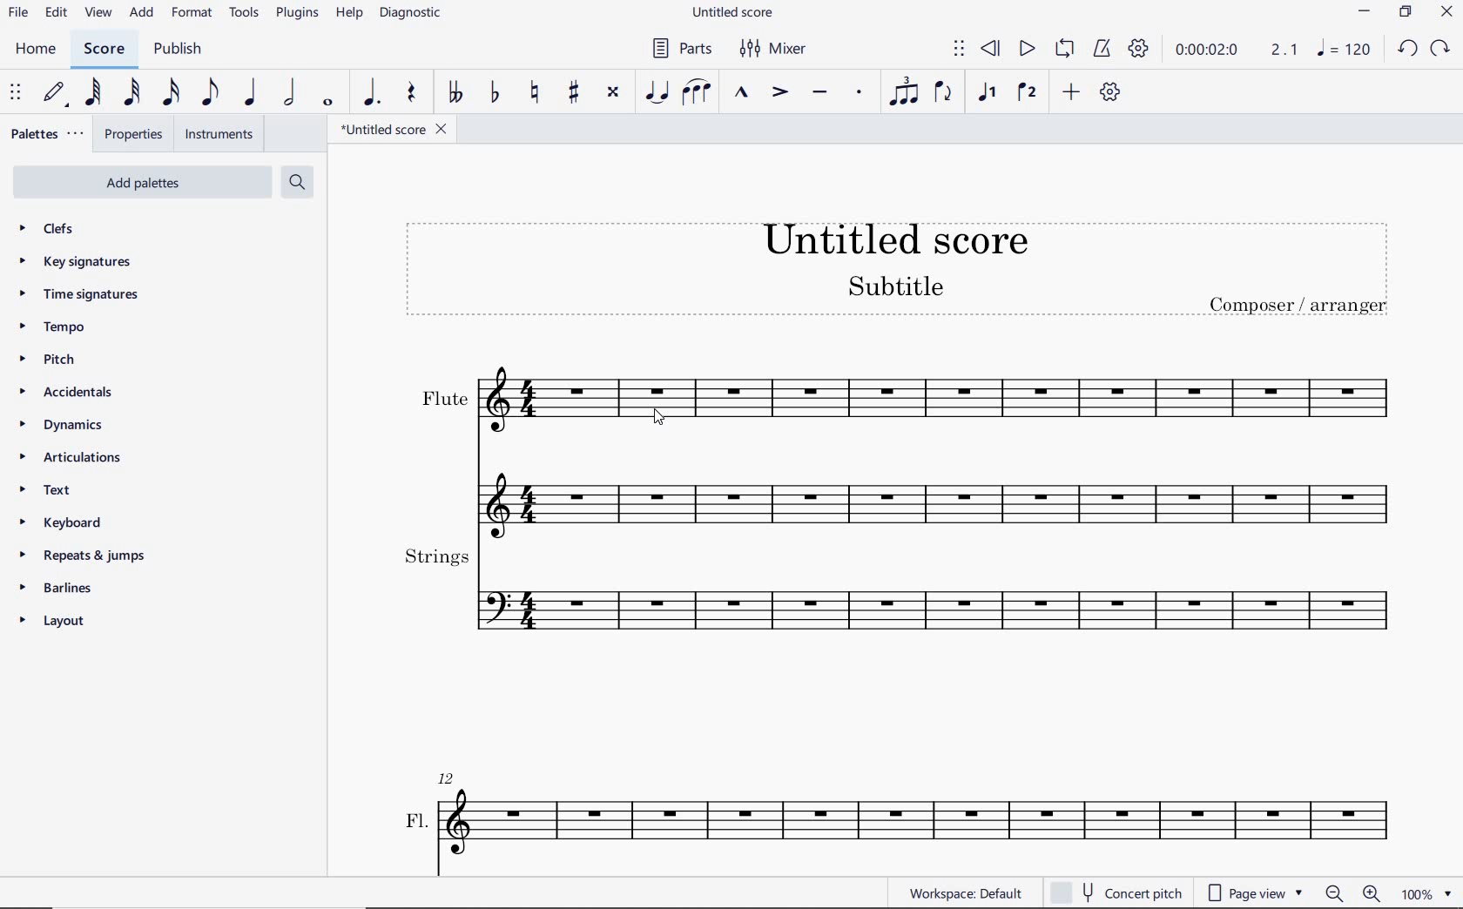 Image resolution: width=1463 pixels, height=909 pixels. What do you see at coordinates (141, 13) in the screenshot?
I see `ADD` at bounding box center [141, 13].